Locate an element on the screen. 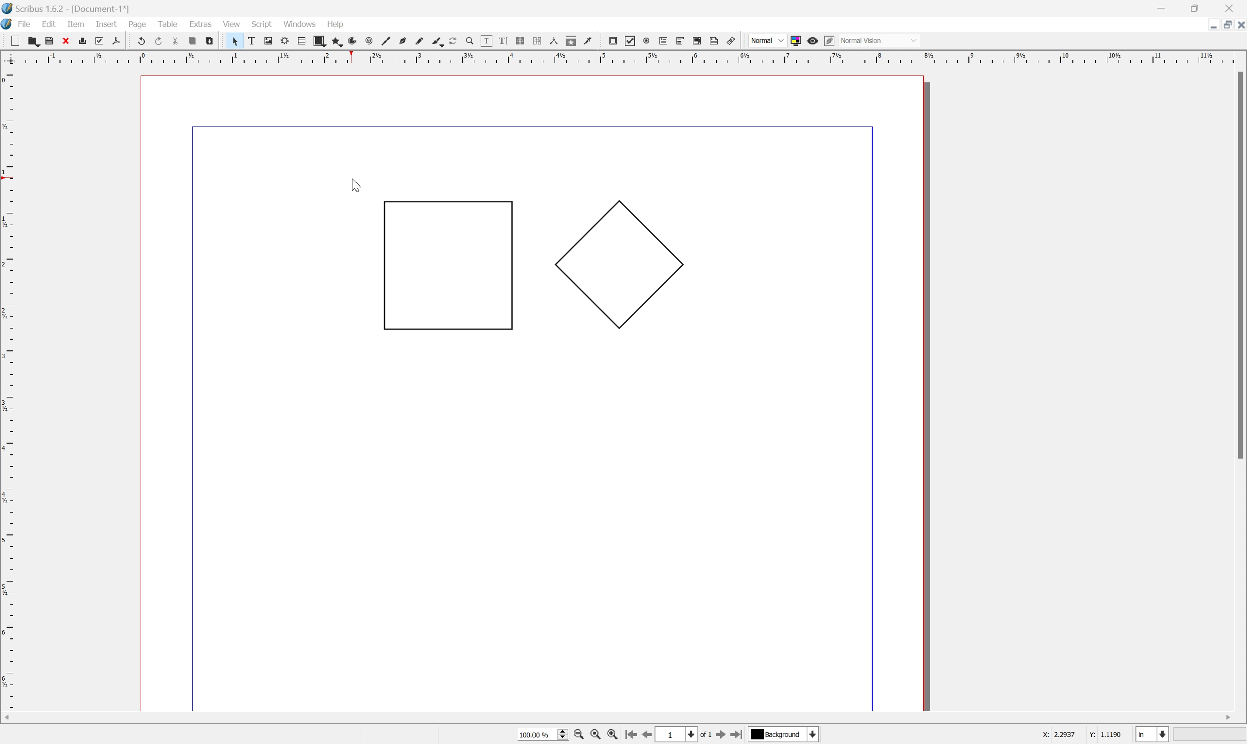  table is located at coordinates (300, 41).